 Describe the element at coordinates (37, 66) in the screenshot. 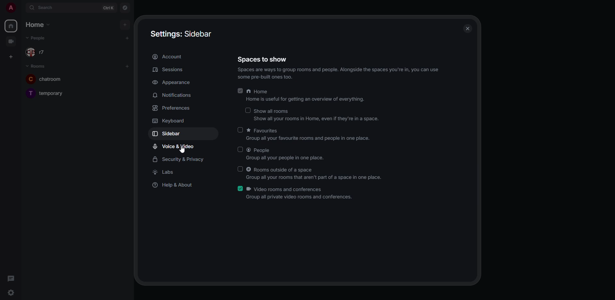

I see `rooms` at that location.